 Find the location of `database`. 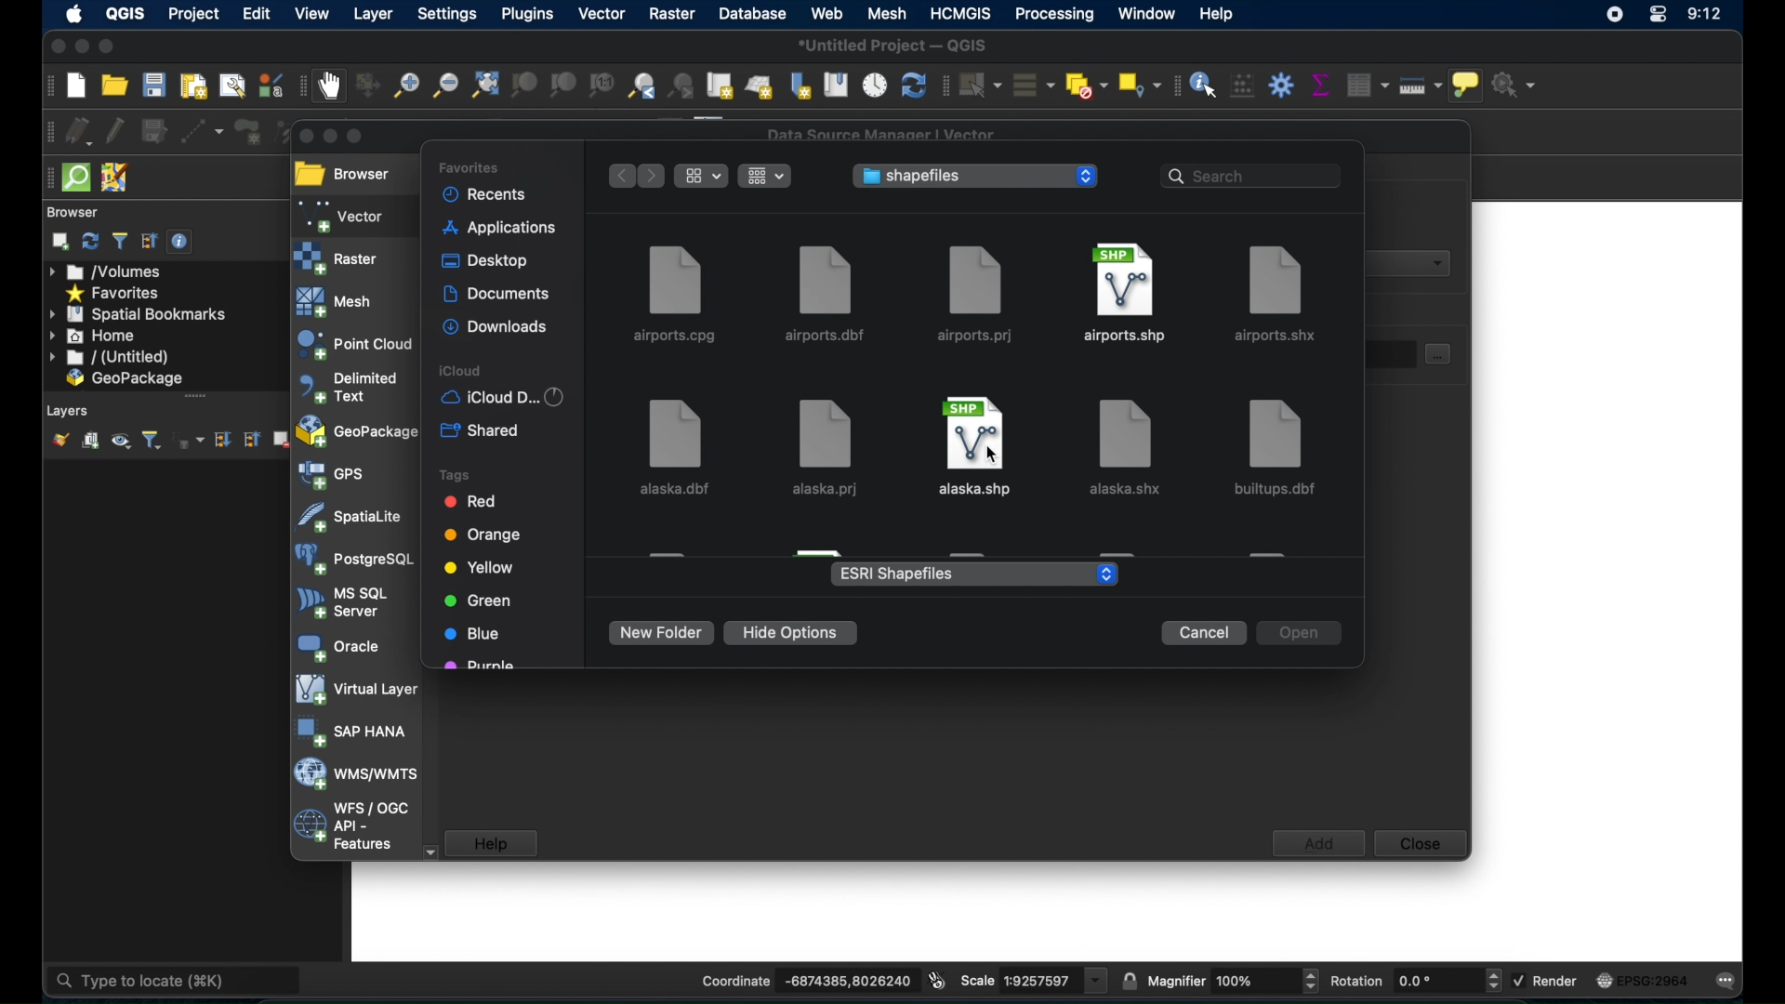

database is located at coordinates (751, 13).